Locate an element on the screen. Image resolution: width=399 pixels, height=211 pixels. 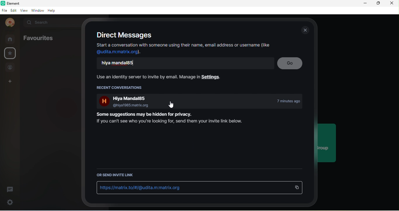
view is located at coordinates (24, 10).